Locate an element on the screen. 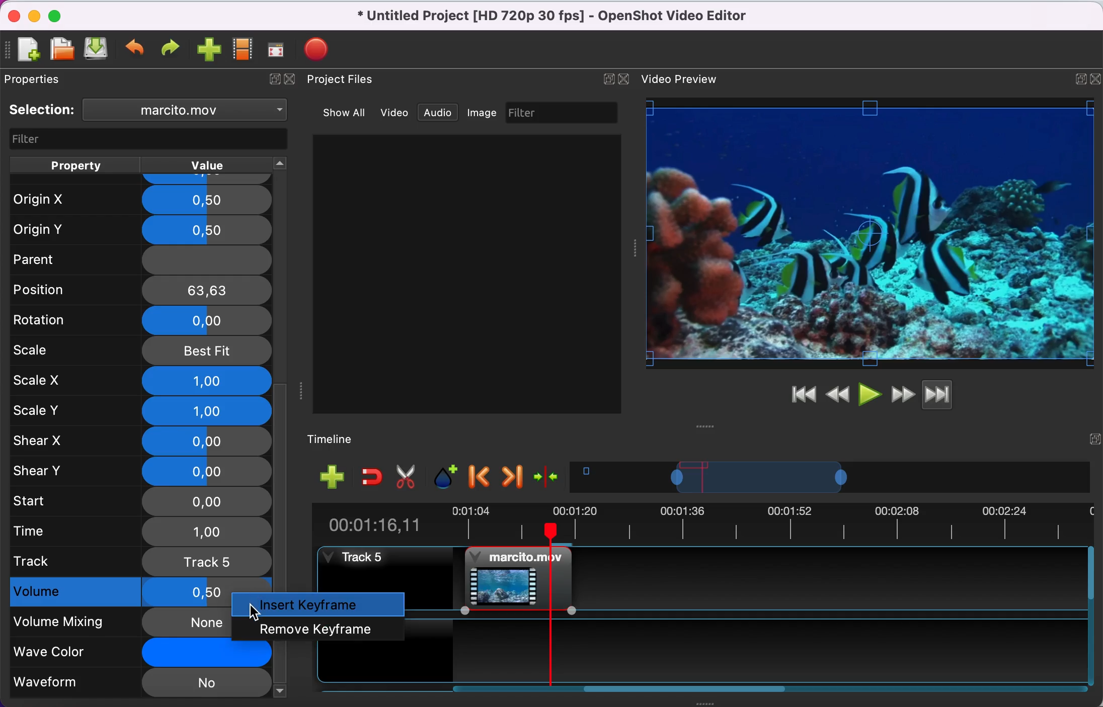 The height and width of the screenshot is (707, 1103). image is located at coordinates (485, 113).